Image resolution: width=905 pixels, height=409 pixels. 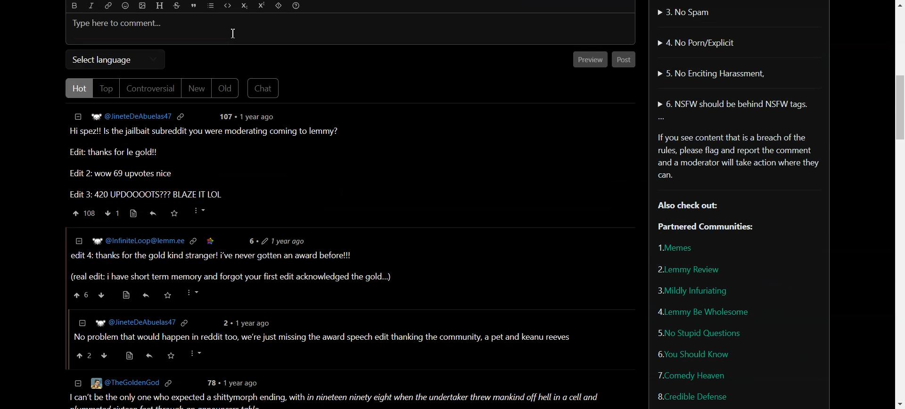 I want to click on Header, so click(x=159, y=6).